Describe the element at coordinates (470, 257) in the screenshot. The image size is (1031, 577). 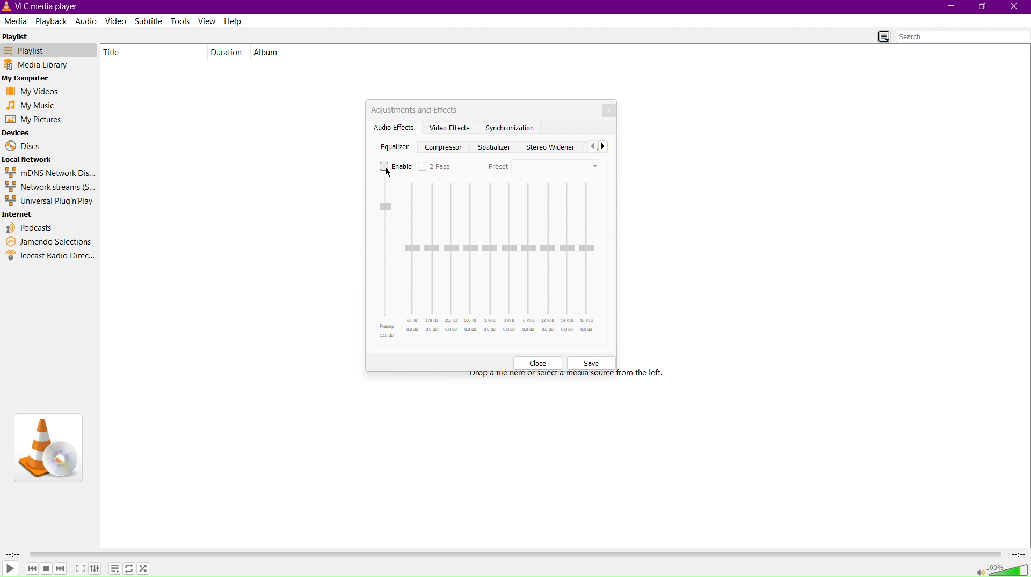
I see `600 Hz` at that location.